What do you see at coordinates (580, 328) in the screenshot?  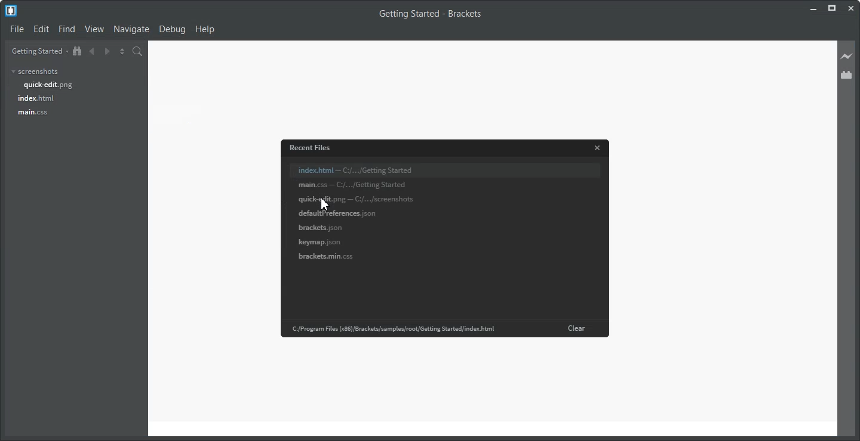 I see `Clear` at bounding box center [580, 328].